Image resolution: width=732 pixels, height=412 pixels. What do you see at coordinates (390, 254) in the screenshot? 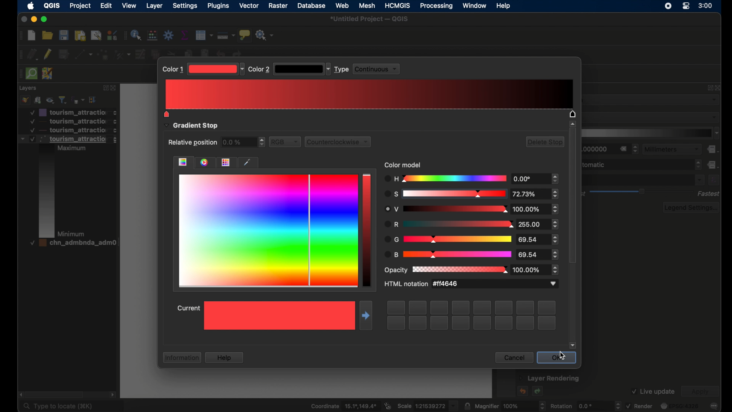
I see `B` at bounding box center [390, 254].